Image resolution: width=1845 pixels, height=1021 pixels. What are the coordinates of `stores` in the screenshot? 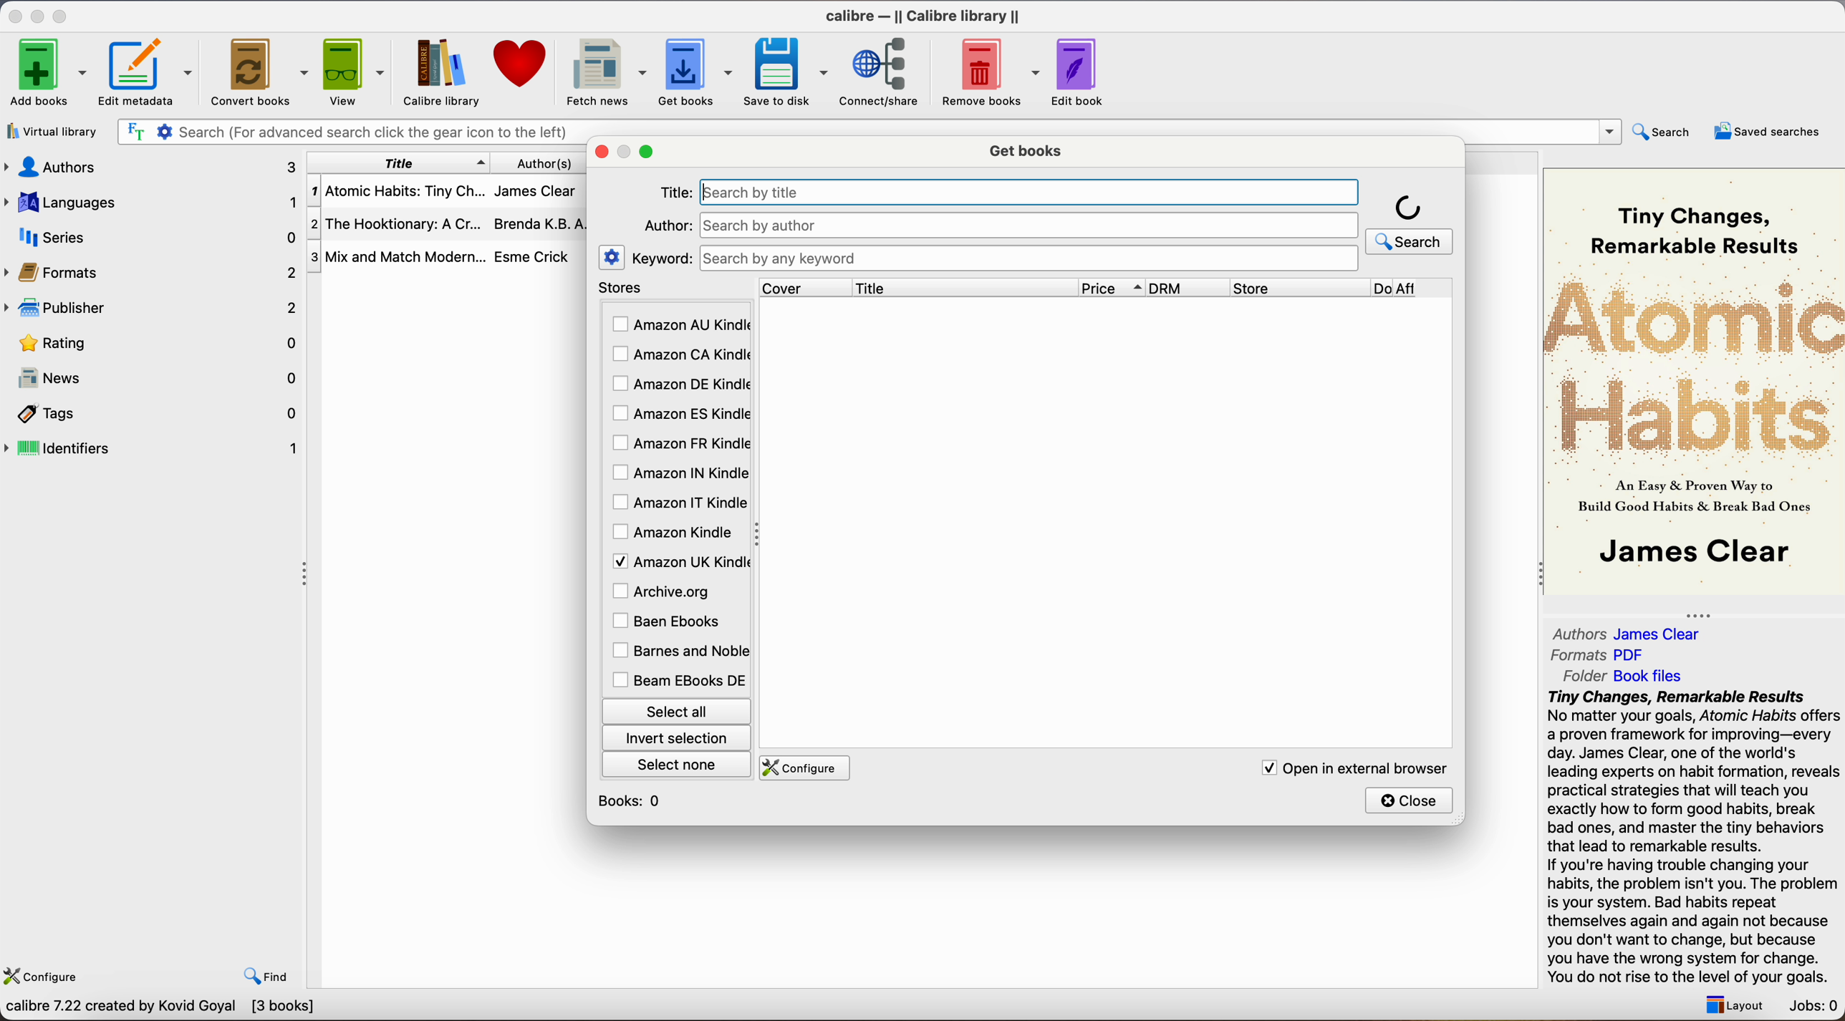 It's located at (675, 289).